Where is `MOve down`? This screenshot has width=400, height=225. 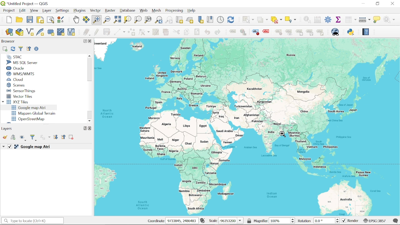
MOve down is located at coordinates (90, 120).